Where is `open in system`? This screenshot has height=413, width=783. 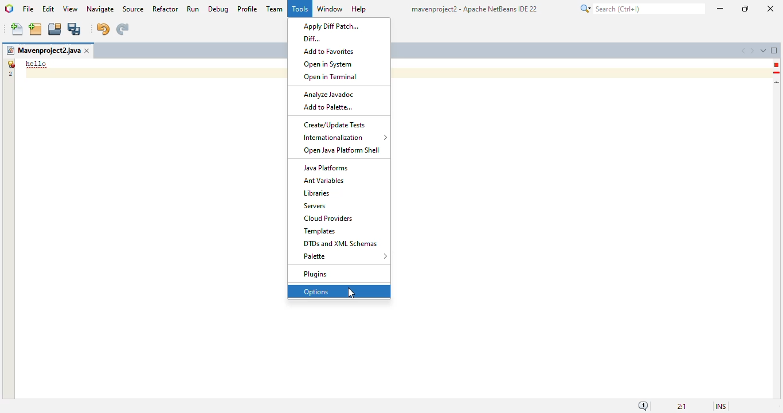 open in system is located at coordinates (328, 64).